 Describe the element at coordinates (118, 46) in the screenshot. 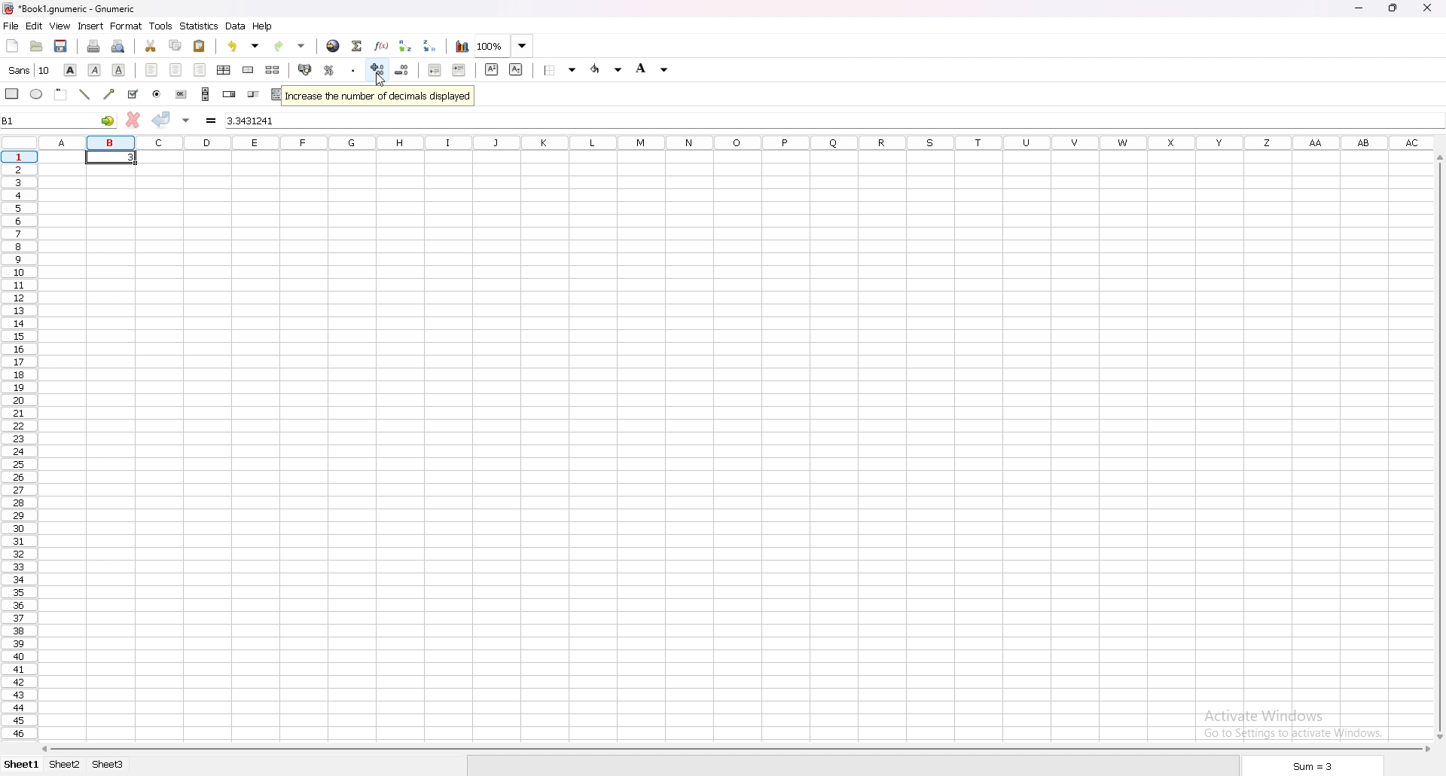

I see `print preview` at that location.